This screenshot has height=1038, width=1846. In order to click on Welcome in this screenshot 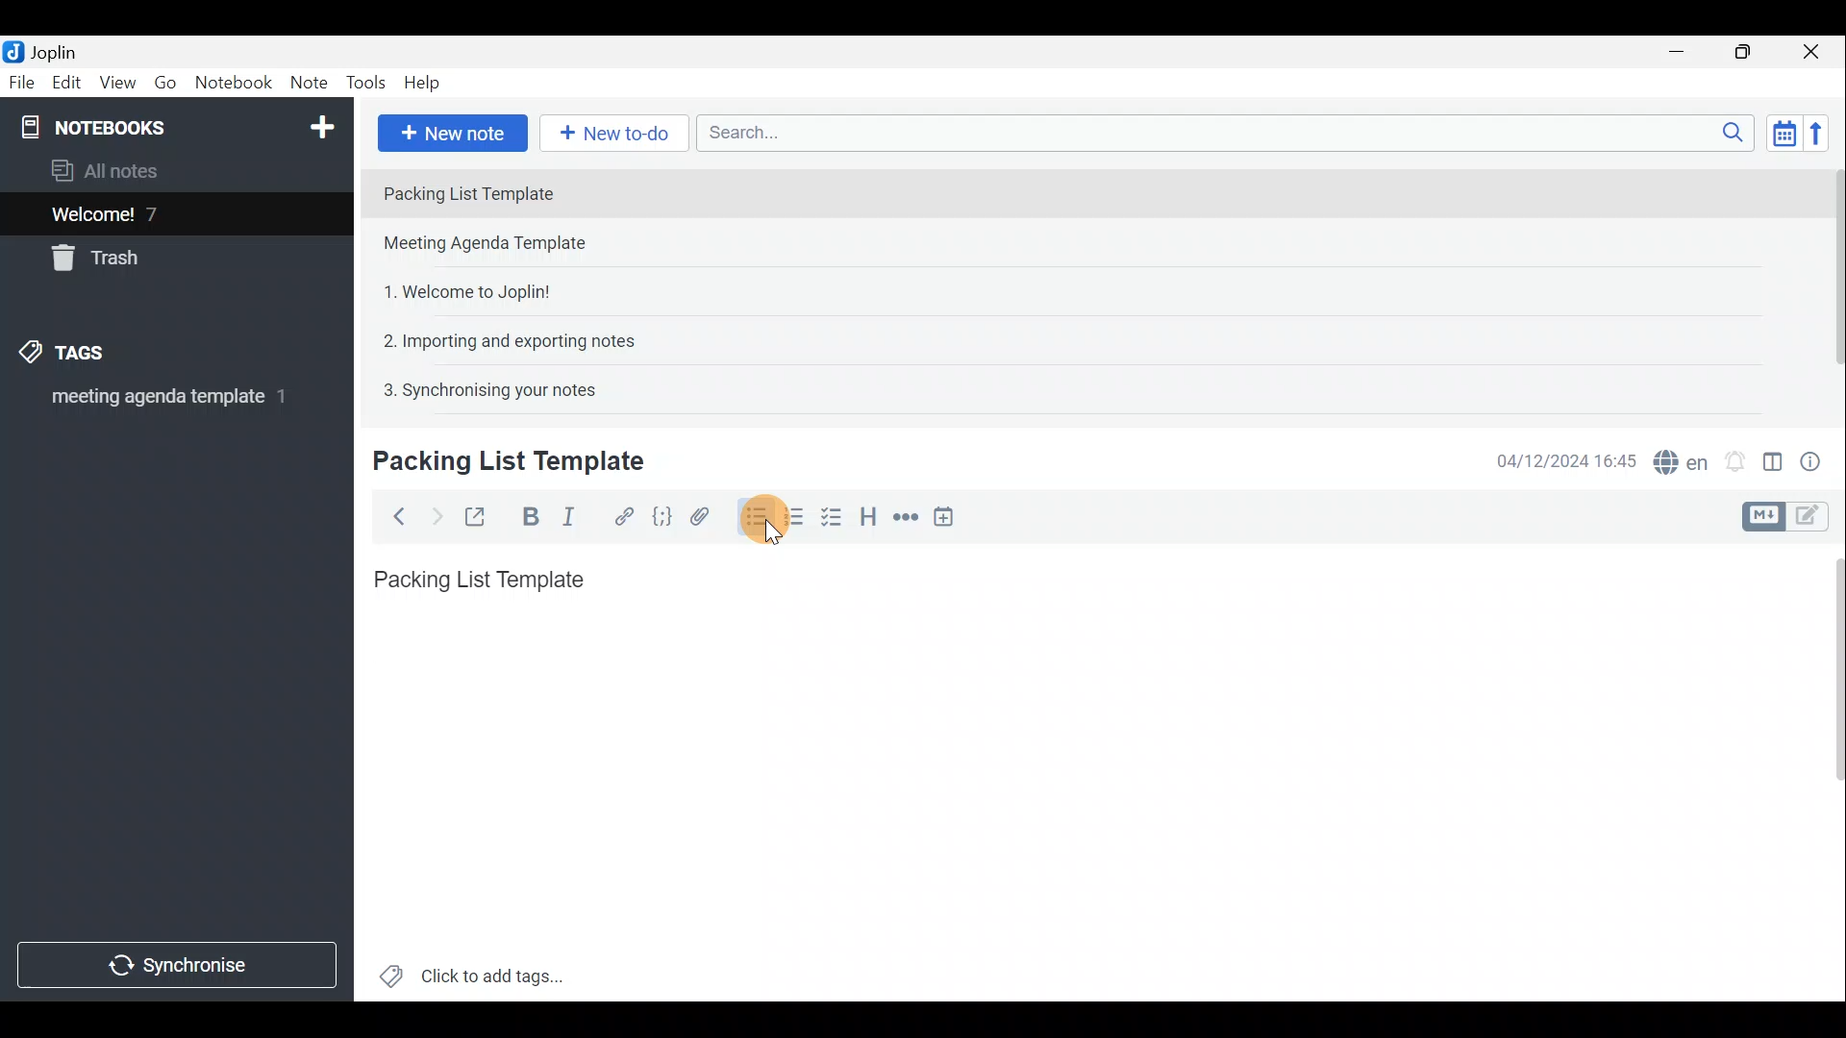, I will do `click(147, 213)`.